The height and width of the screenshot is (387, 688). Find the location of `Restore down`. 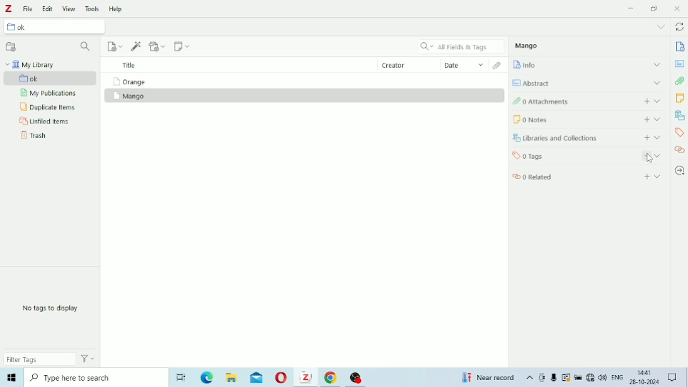

Restore down is located at coordinates (655, 9).